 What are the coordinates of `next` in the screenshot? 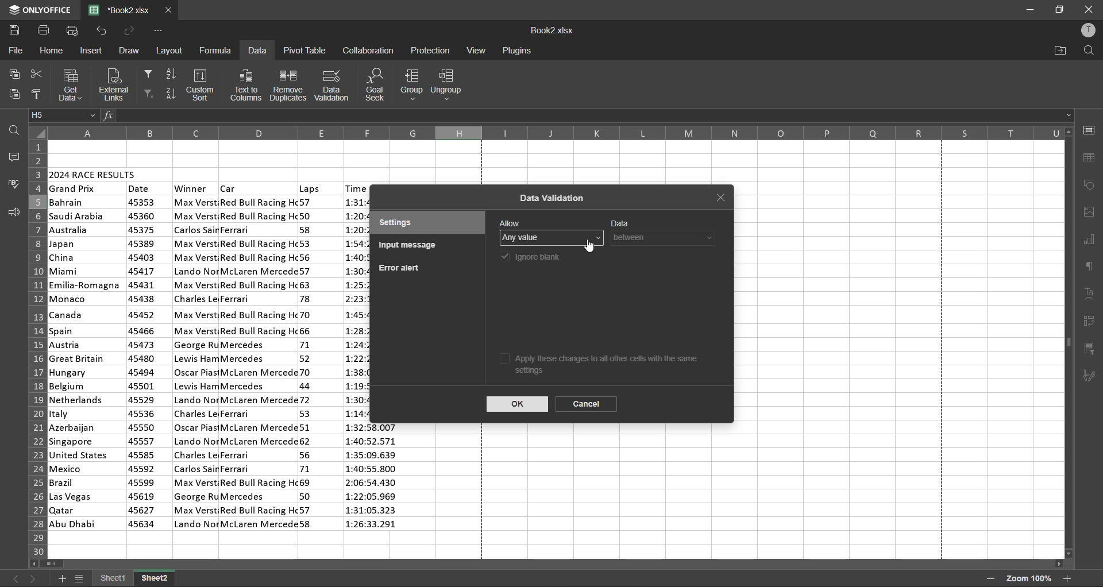 It's located at (34, 577).